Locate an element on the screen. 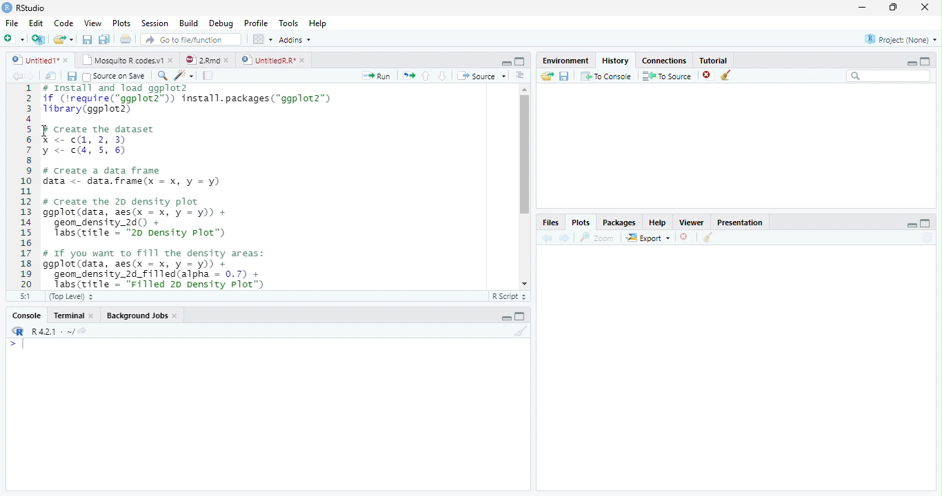  code tool is located at coordinates (184, 76).